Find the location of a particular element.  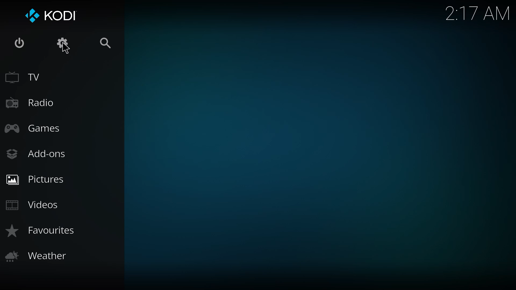

tv is located at coordinates (26, 76).